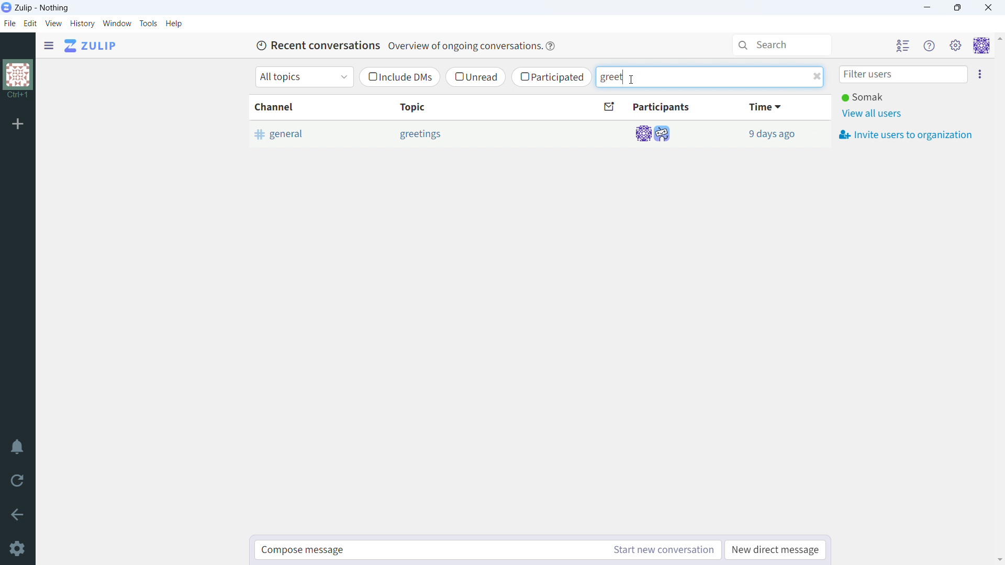  What do you see at coordinates (301, 133) in the screenshot?
I see `general` at bounding box center [301, 133].